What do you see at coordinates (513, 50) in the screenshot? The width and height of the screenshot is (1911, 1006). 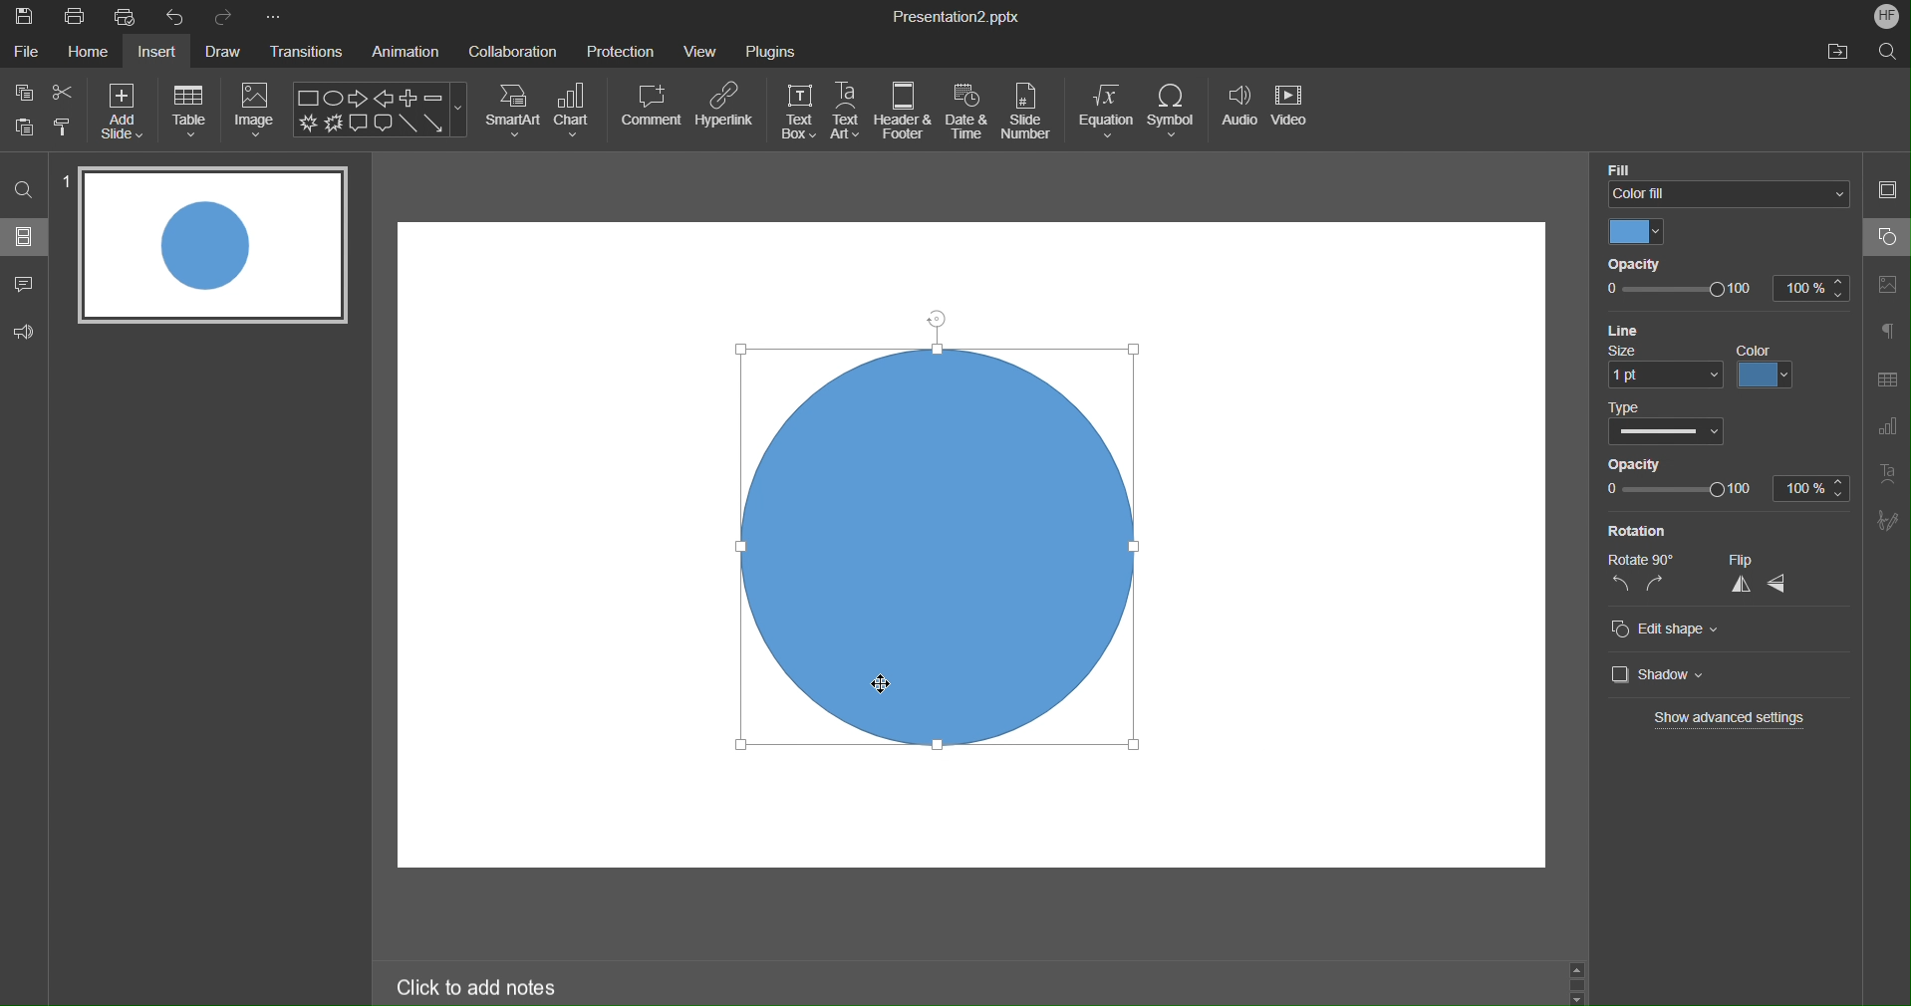 I see `Collaboration` at bounding box center [513, 50].